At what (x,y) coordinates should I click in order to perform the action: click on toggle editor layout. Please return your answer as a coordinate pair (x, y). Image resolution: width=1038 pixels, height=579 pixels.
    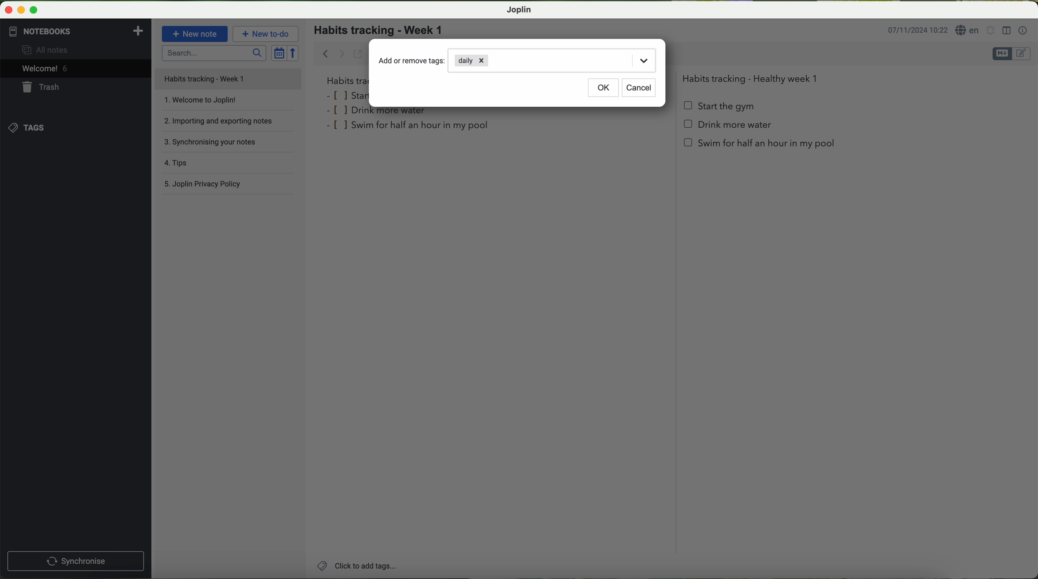
    Looking at the image, I should click on (1007, 31).